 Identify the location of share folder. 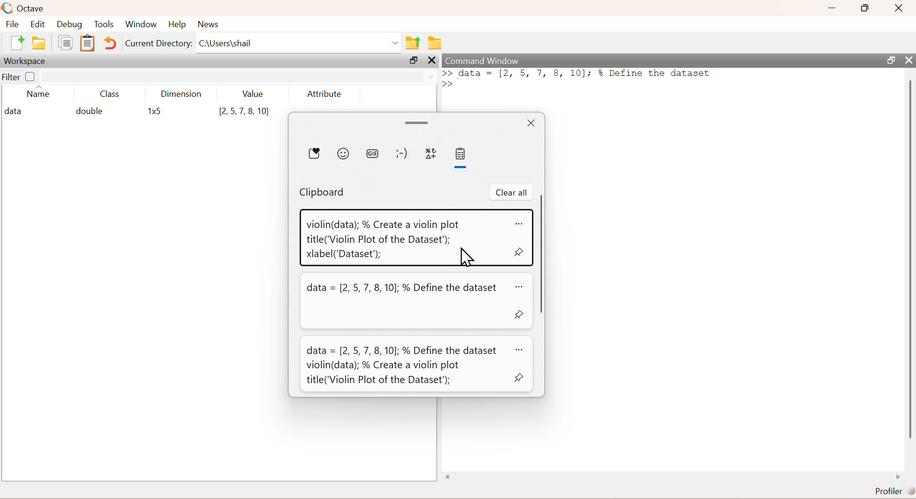
(413, 43).